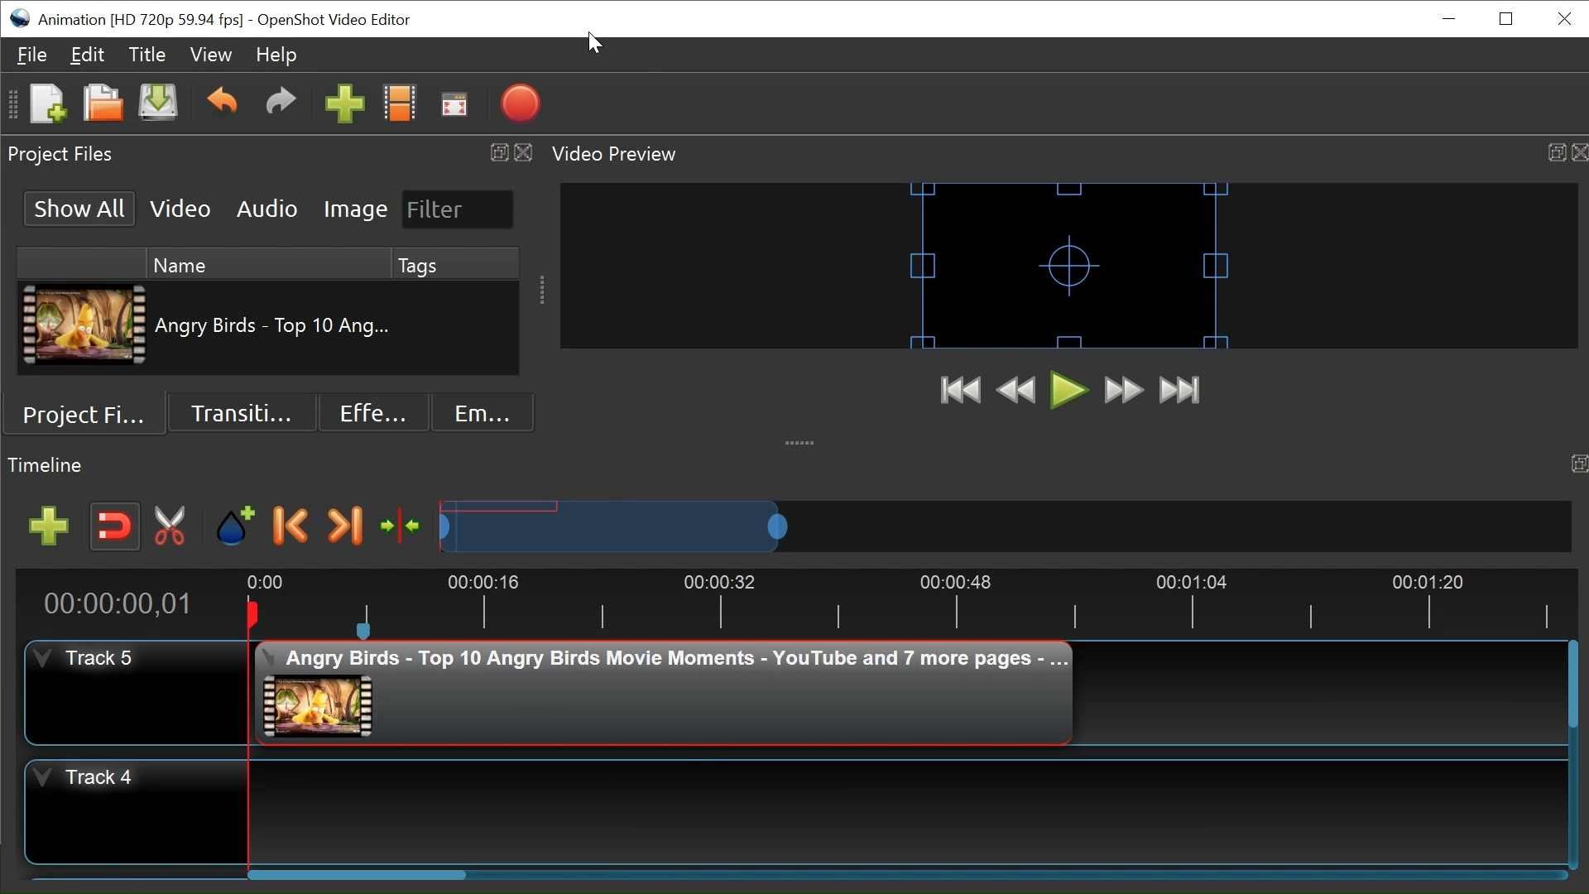  What do you see at coordinates (95, 417) in the screenshot?
I see `Project Files` at bounding box center [95, 417].